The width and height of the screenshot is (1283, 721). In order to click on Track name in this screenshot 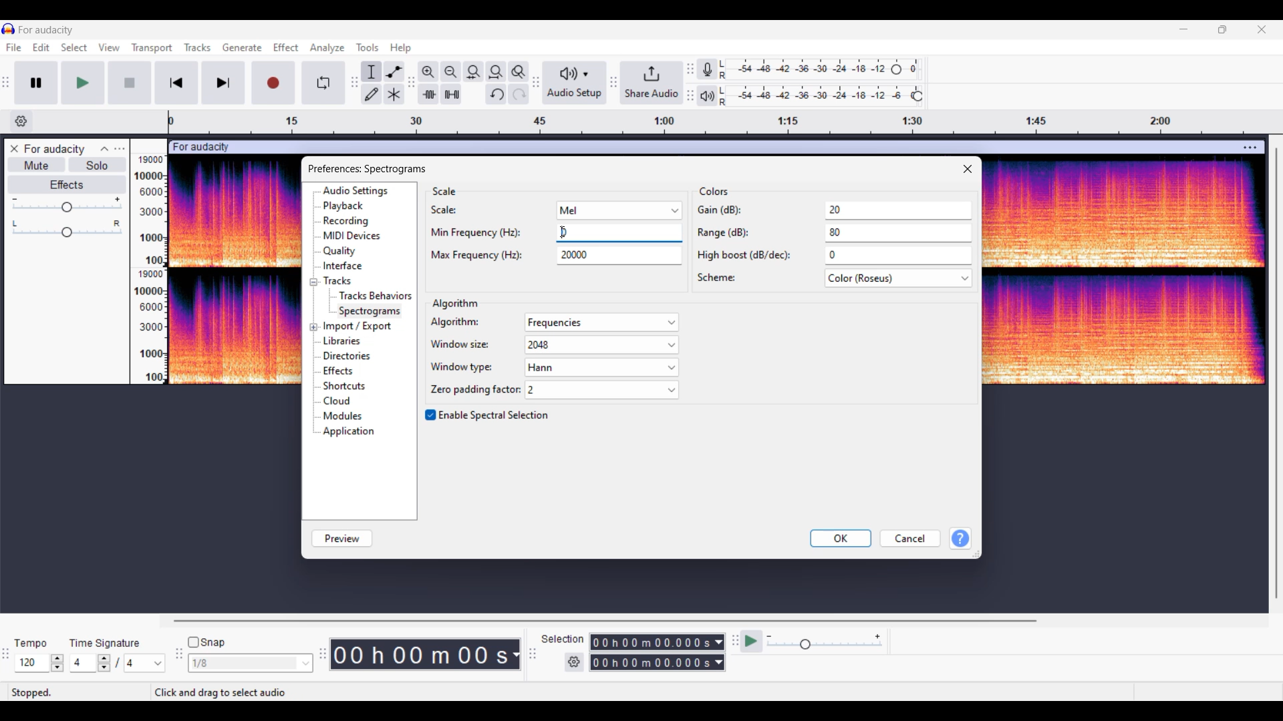, I will do `click(55, 149)`.